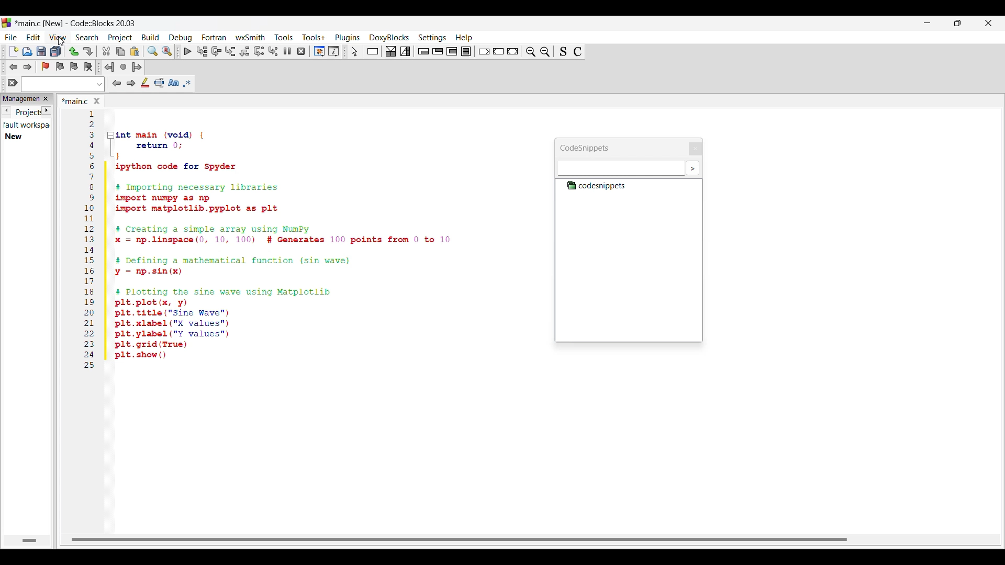 Image resolution: width=1005 pixels, height=565 pixels. Describe the element at coordinates (145, 82) in the screenshot. I see `Highlight` at that location.